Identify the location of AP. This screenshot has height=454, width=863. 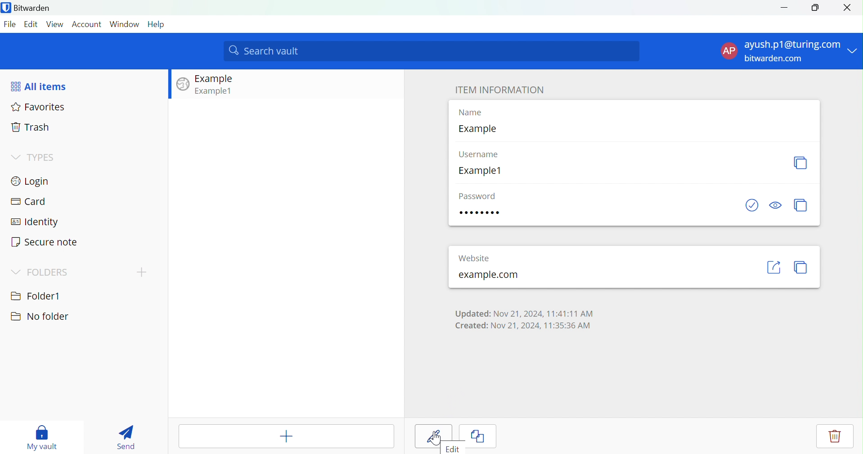
(729, 51).